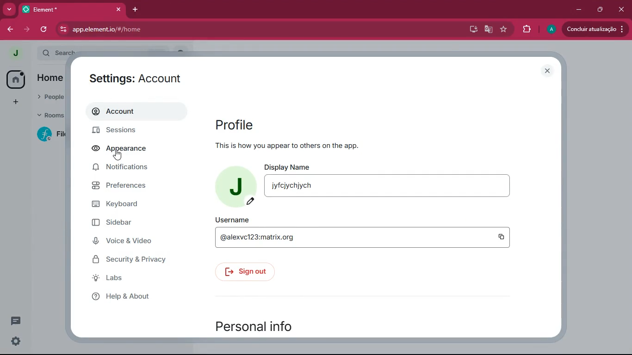 This screenshot has height=355, width=632. What do you see at coordinates (136, 259) in the screenshot?
I see `security & privacy` at bounding box center [136, 259].